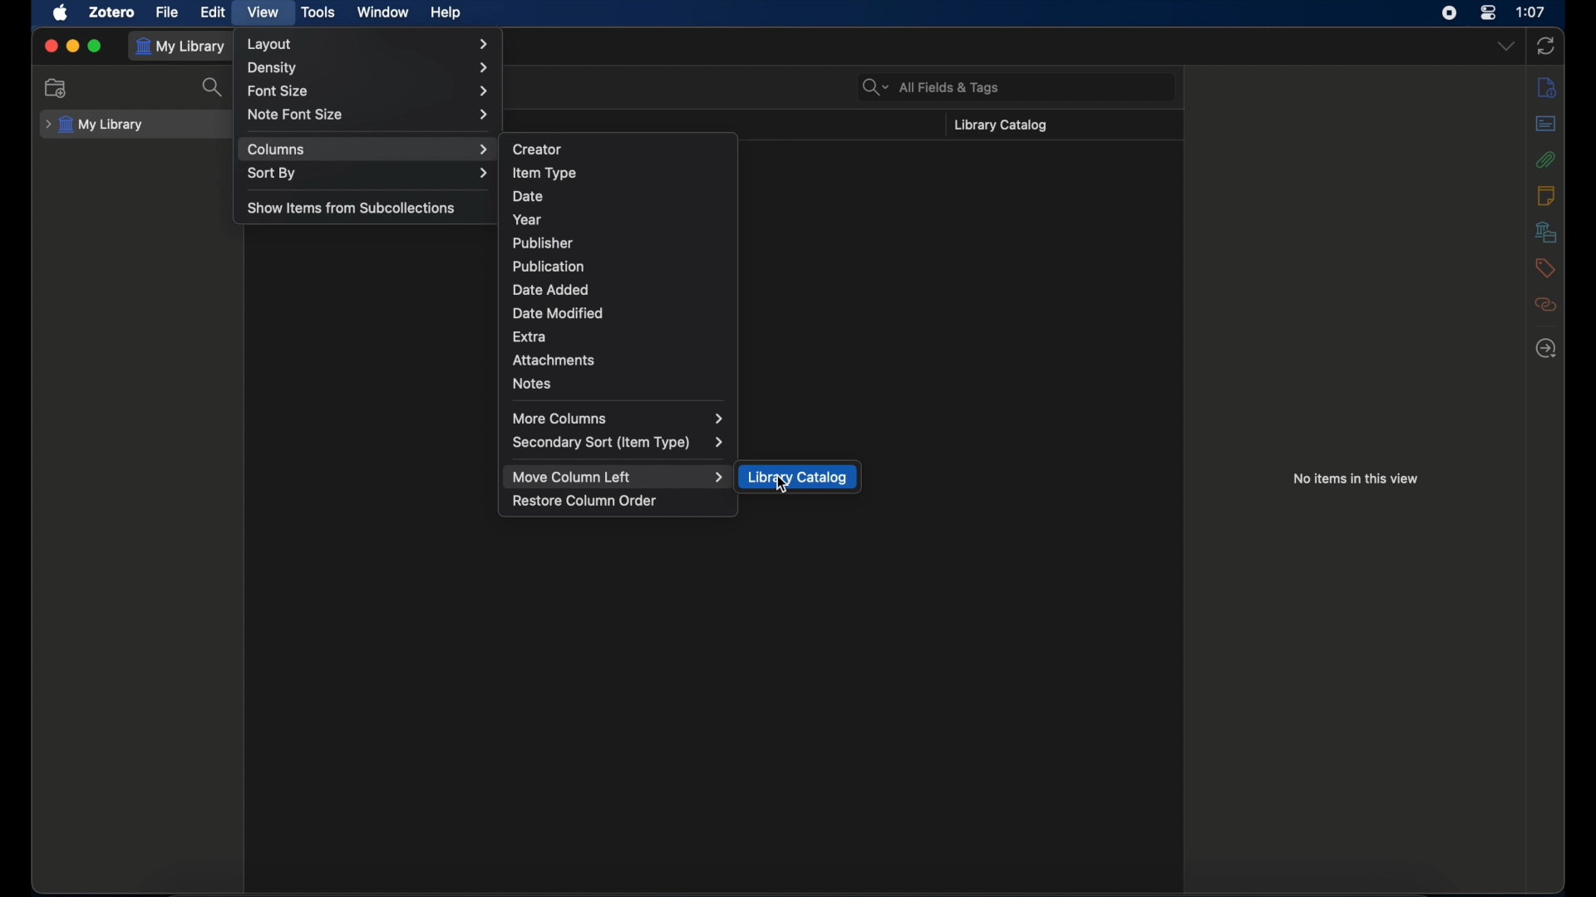 This screenshot has height=897, width=1596. What do you see at coordinates (1545, 46) in the screenshot?
I see `sync` at bounding box center [1545, 46].